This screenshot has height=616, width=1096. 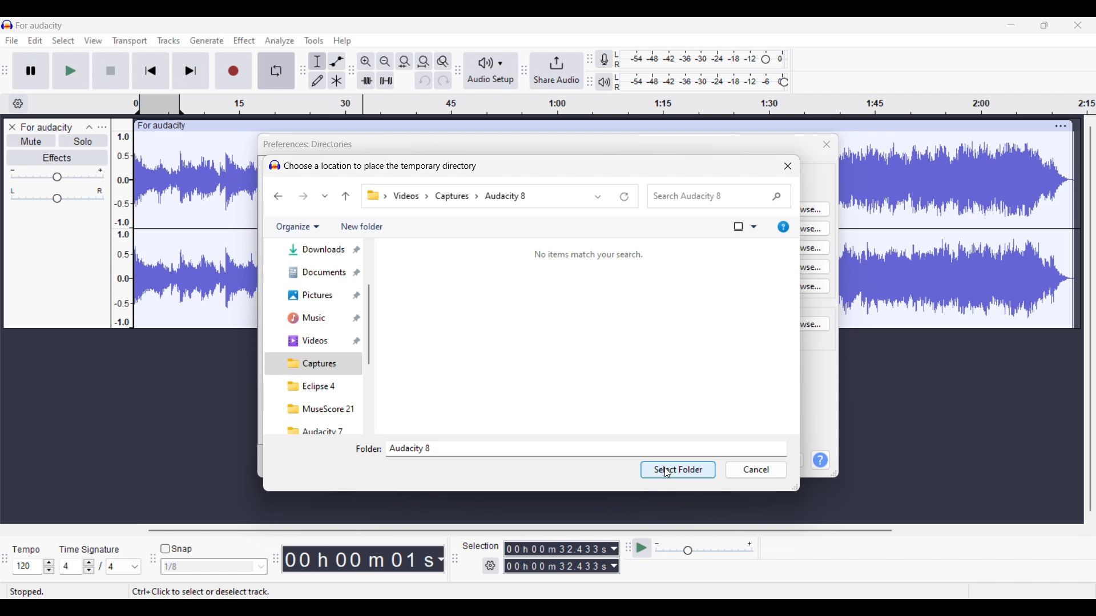 I want to click on Multi-tool, so click(x=337, y=80).